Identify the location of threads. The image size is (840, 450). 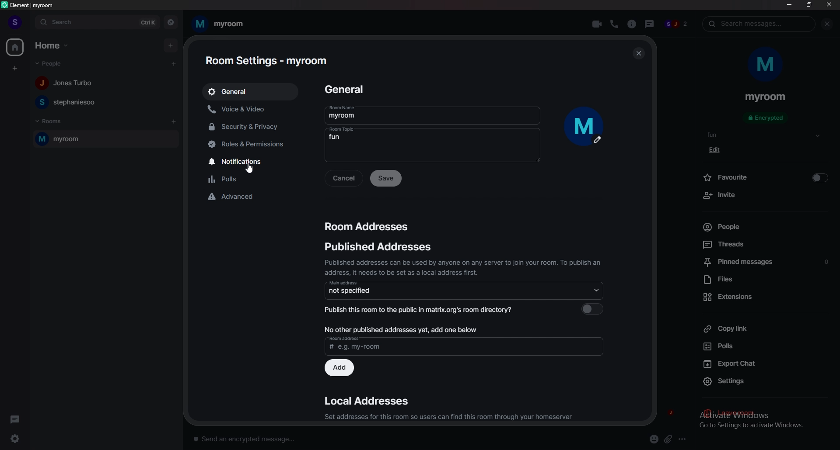
(648, 23).